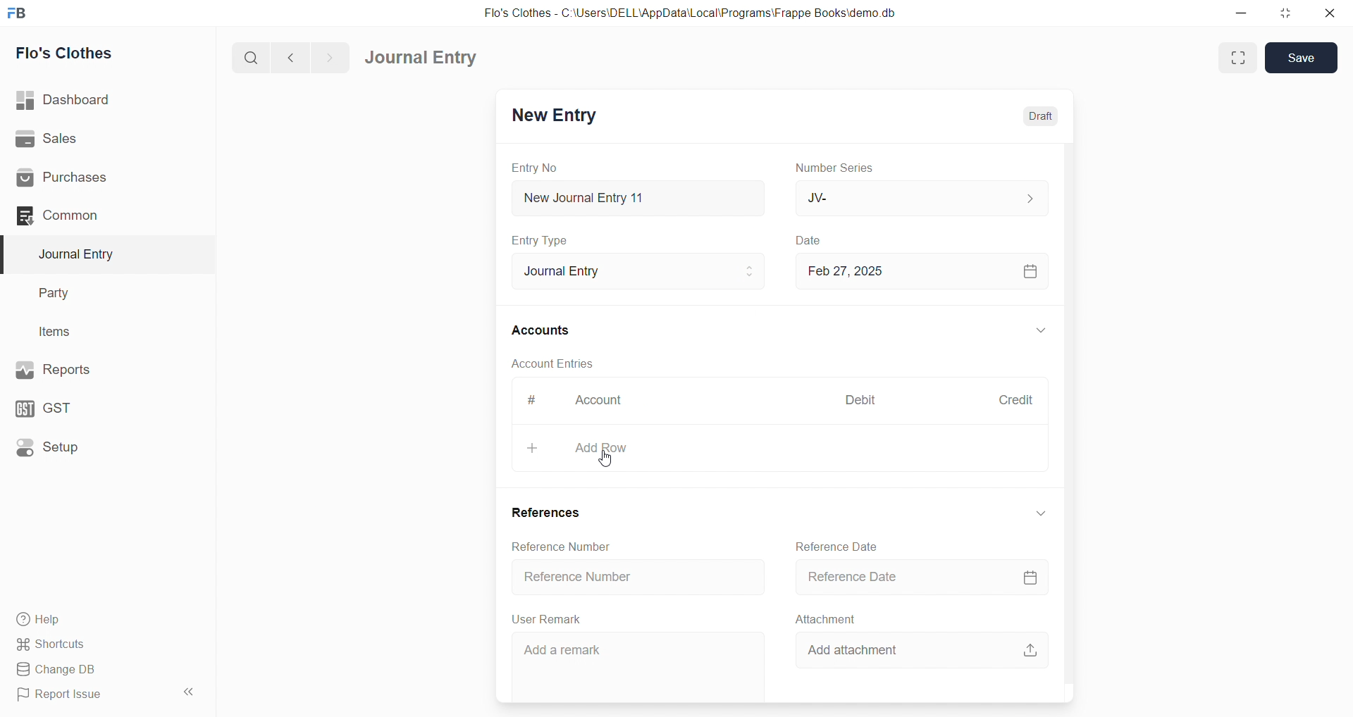  I want to click on #, so click(531, 399).